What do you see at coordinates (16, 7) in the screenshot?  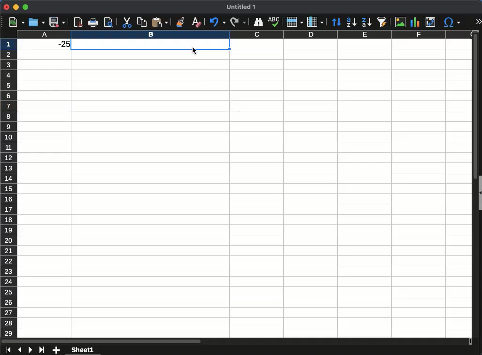 I see `minimize` at bounding box center [16, 7].